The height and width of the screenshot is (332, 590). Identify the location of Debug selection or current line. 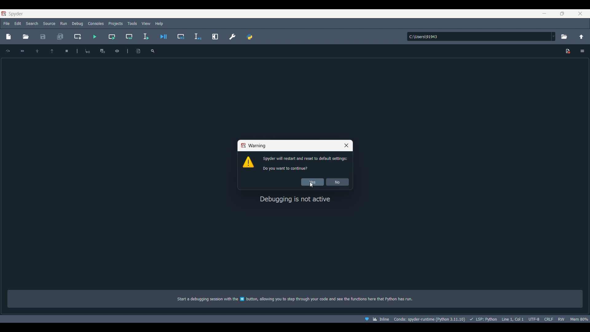
(198, 37).